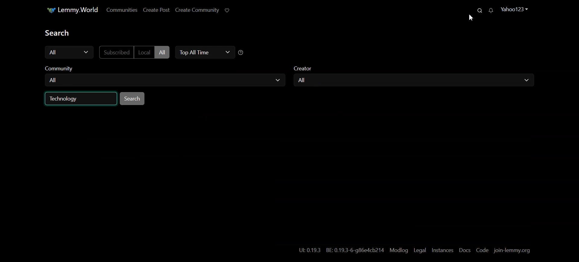 This screenshot has height=262, width=579. I want to click on Search, so click(478, 10).